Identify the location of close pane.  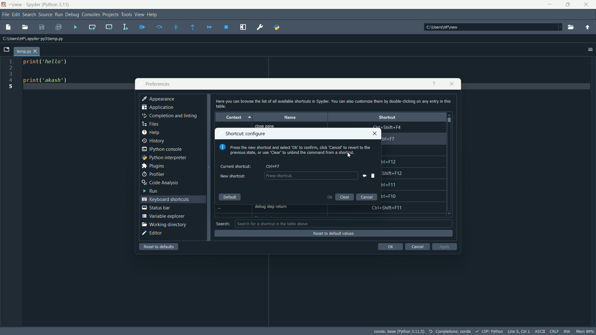
(268, 126).